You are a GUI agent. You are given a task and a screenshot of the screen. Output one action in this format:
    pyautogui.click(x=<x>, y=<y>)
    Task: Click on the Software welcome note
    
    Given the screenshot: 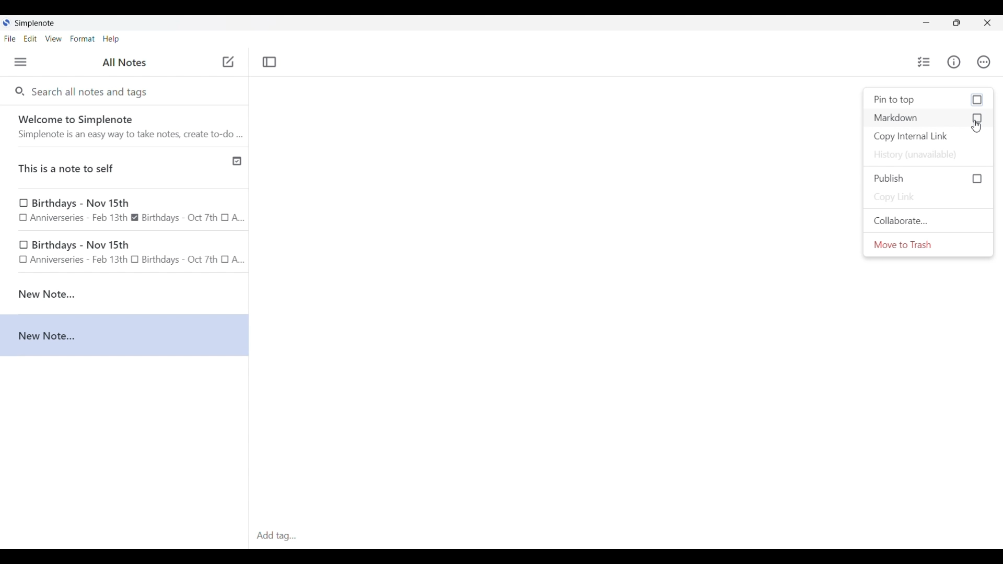 What is the action you would take?
    pyautogui.click(x=127, y=126)
    